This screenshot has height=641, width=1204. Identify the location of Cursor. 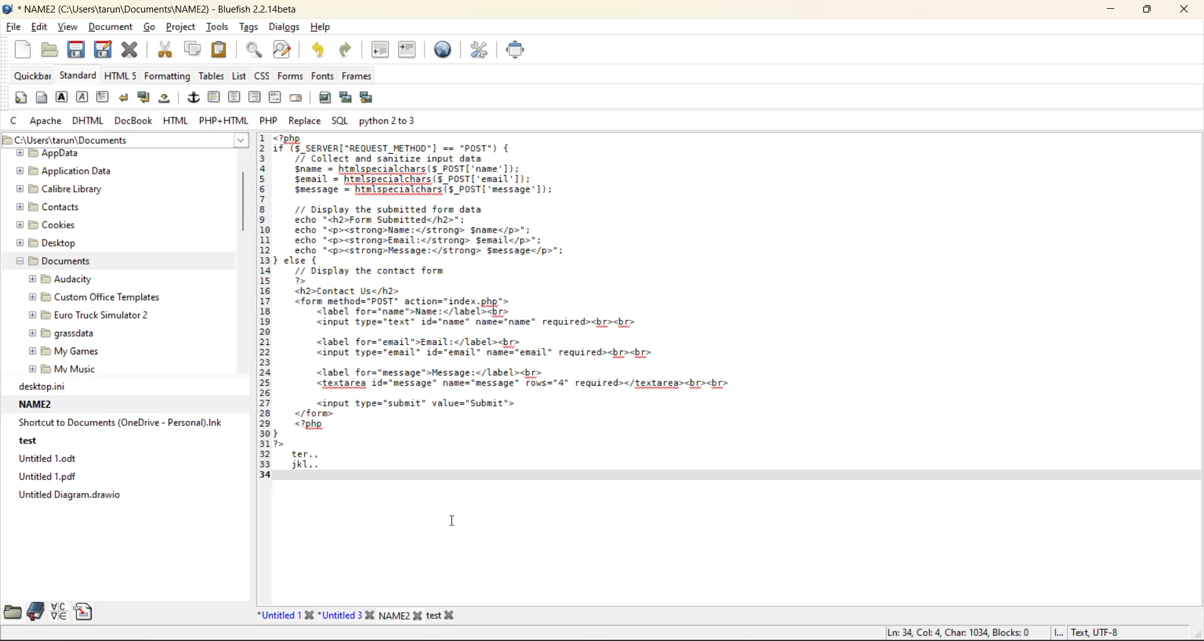
(450, 520).